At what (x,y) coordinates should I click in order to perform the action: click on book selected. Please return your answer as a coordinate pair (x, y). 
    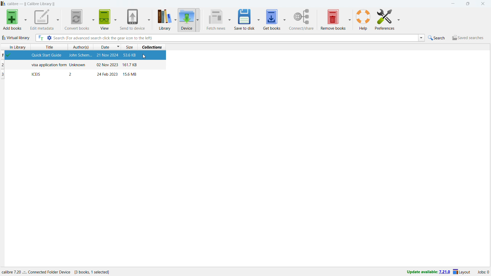
    Looking at the image, I should click on (84, 56).